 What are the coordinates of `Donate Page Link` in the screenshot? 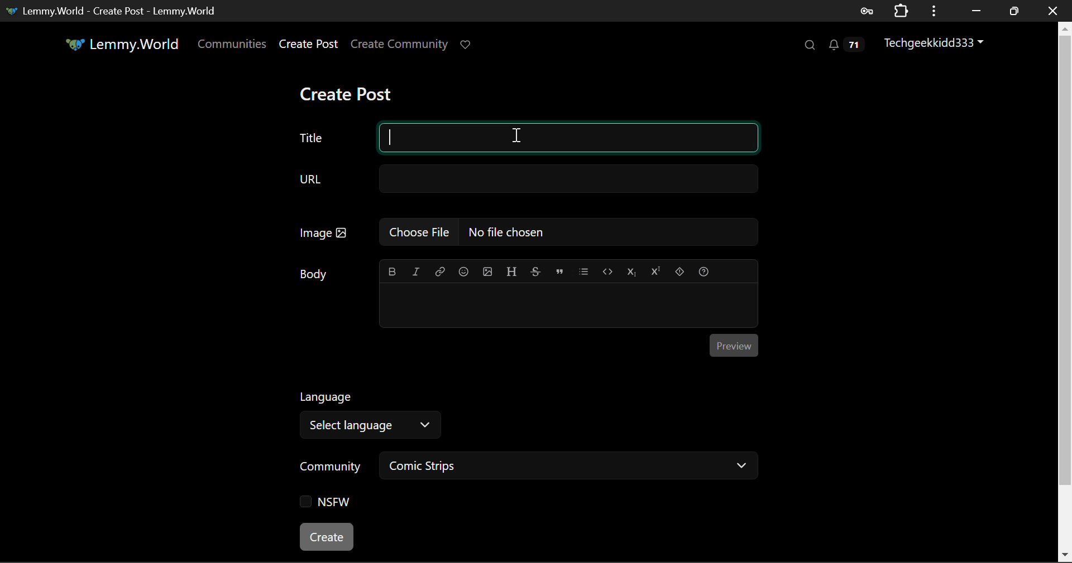 It's located at (467, 45).